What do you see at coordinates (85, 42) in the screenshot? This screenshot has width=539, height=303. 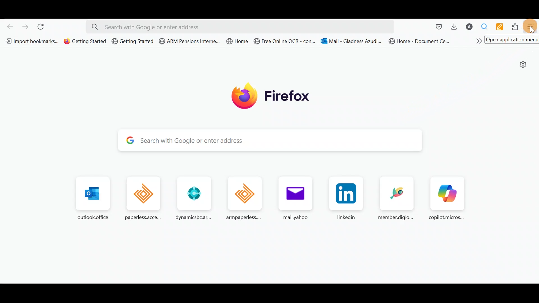 I see `Bookmark 2` at bounding box center [85, 42].